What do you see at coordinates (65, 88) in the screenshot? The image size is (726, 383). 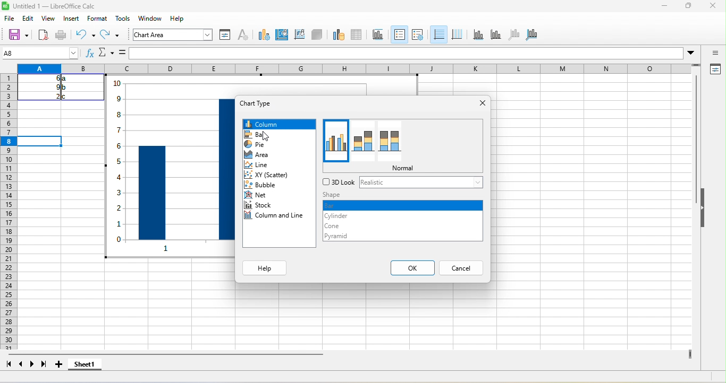 I see `b` at bounding box center [65, 88].